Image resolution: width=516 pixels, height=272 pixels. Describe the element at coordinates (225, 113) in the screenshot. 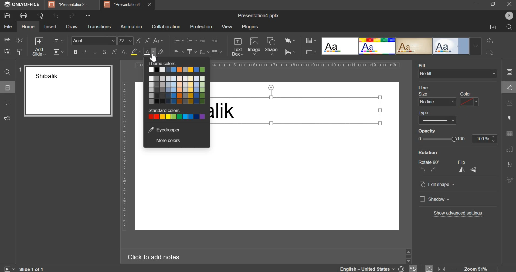

I see `shibalik` at that location.